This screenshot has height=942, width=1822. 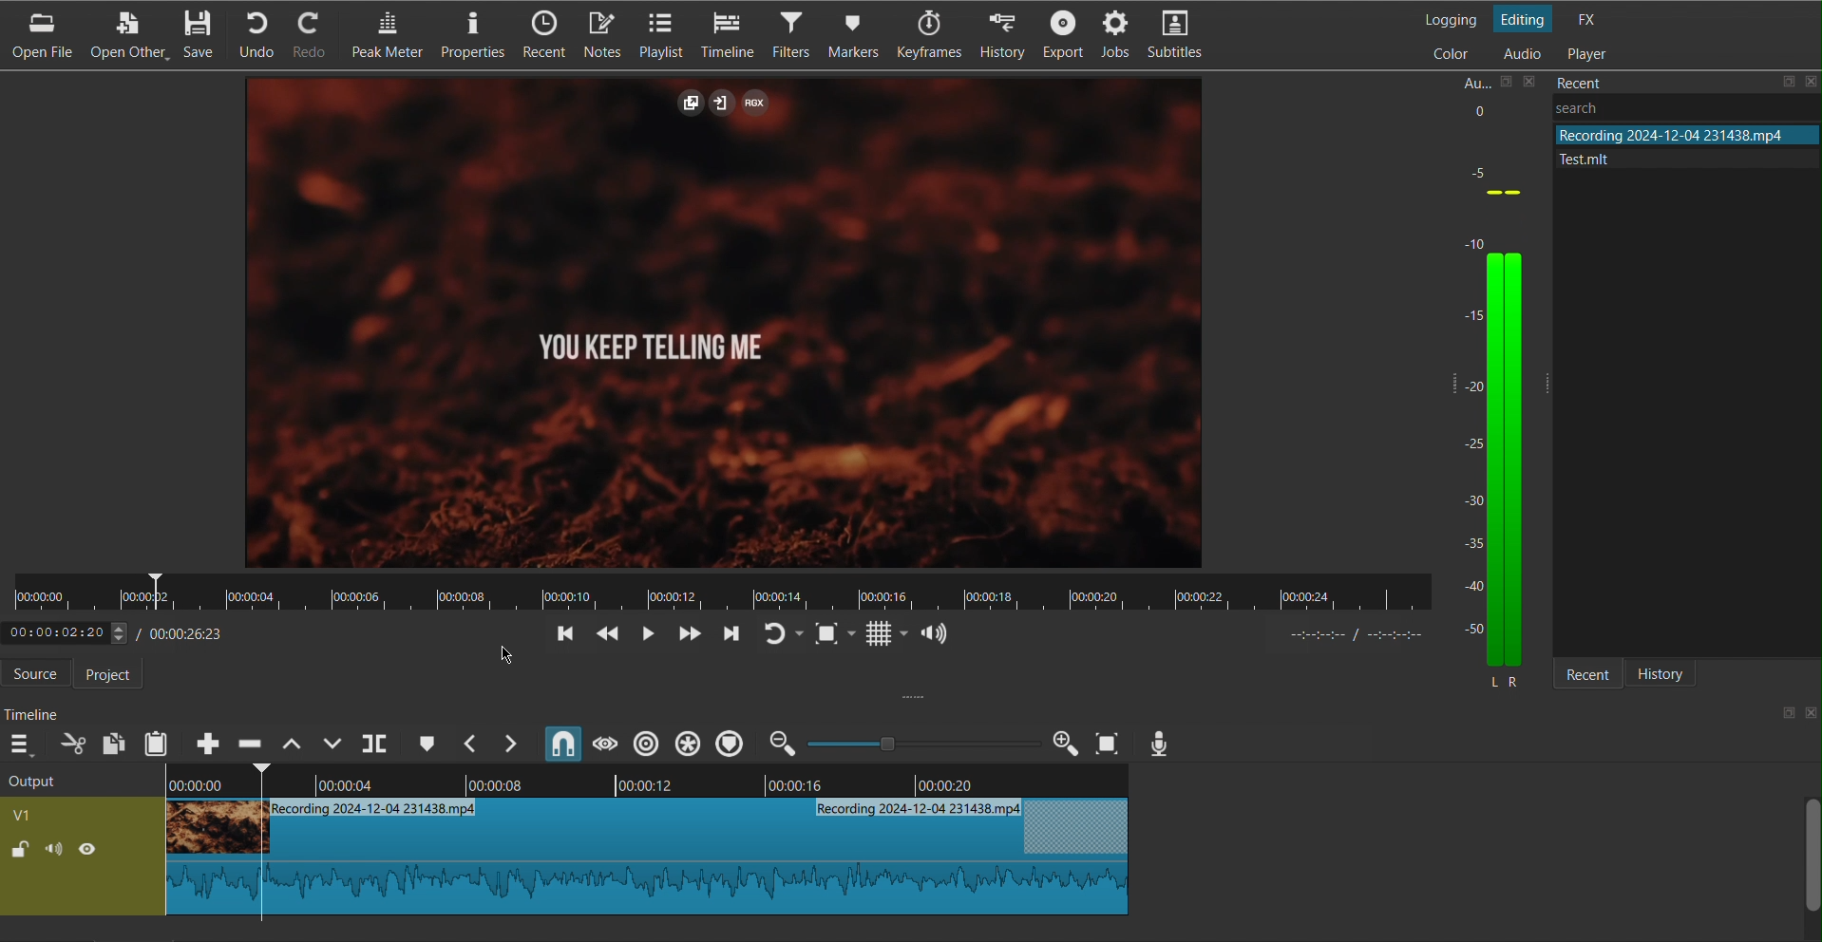 I want to click on Skip Back, so click(x=609, y=635).